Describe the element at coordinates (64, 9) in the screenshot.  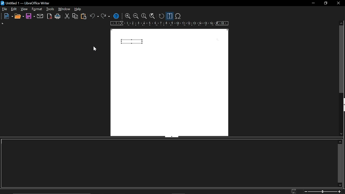
I see `styles` at that location.